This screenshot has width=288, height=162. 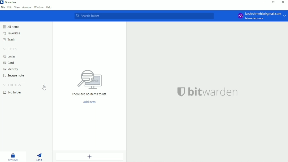 What do you see at coordinates (49, 8) in the screenshot?
I see `Help` at bounding box center [49, 8].